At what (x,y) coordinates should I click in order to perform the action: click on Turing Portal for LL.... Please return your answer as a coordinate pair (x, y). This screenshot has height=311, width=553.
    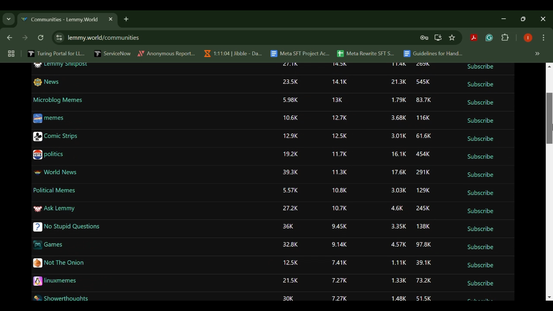
    Looking at the image, I should click on (56, 54).